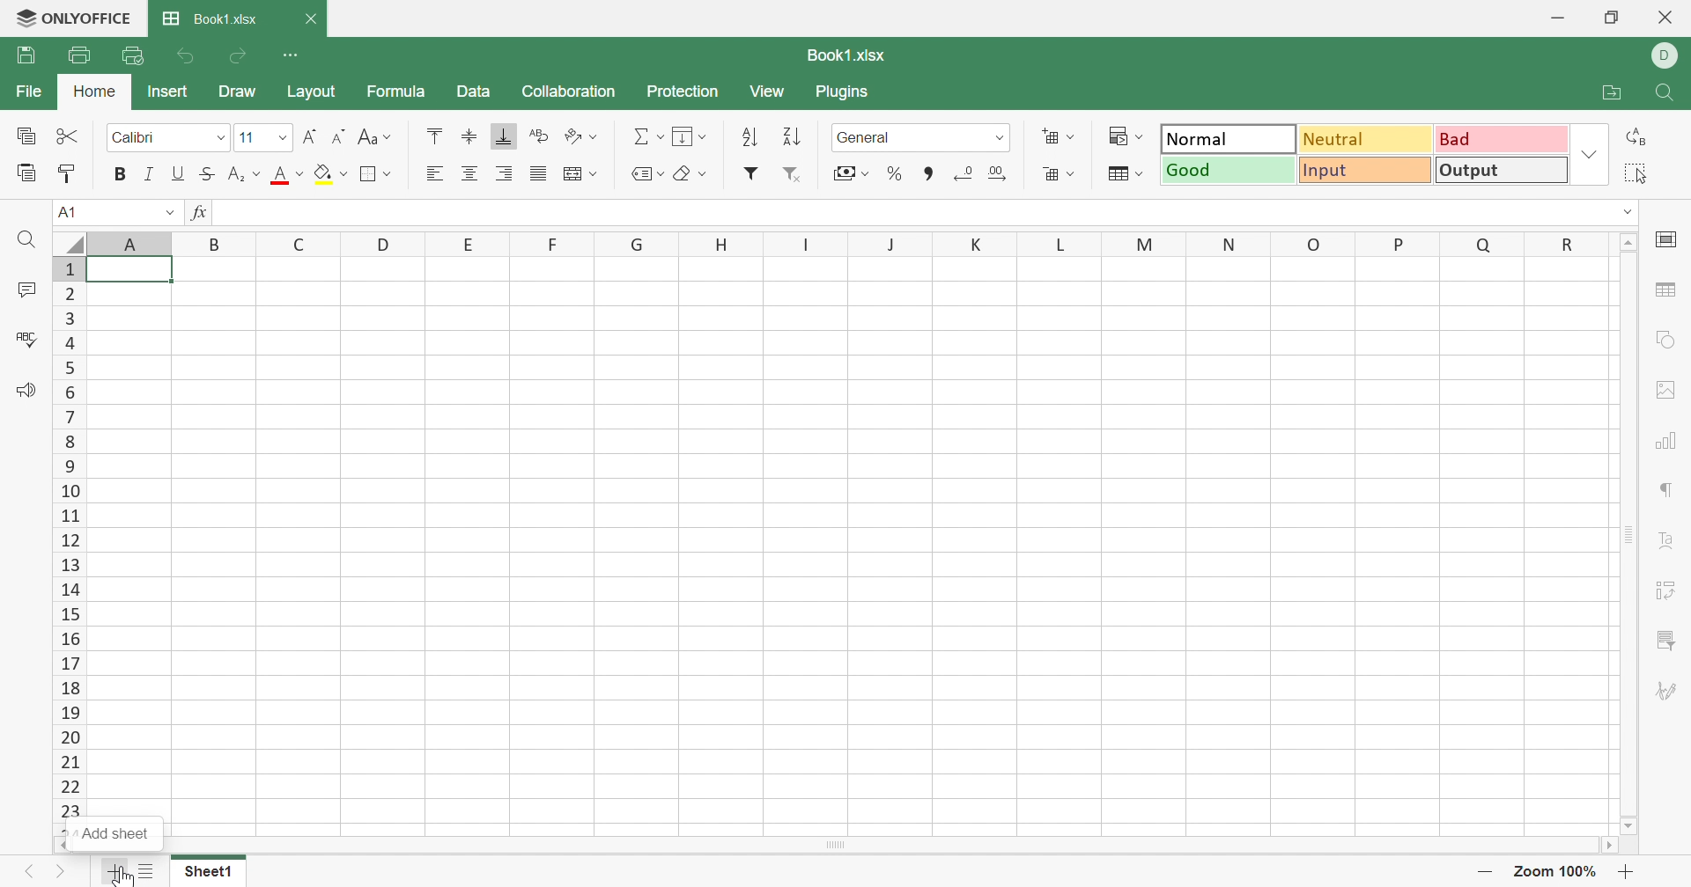 This screenshot has height=887, width=1691. I want to click on Align Center, so click(470, 172).